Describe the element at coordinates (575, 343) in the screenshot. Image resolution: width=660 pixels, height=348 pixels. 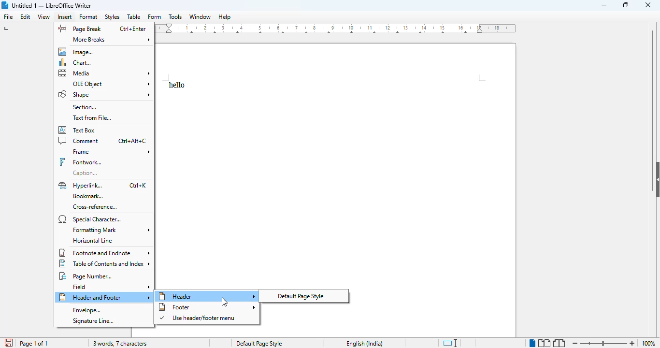
I see `zoom out` at that location.